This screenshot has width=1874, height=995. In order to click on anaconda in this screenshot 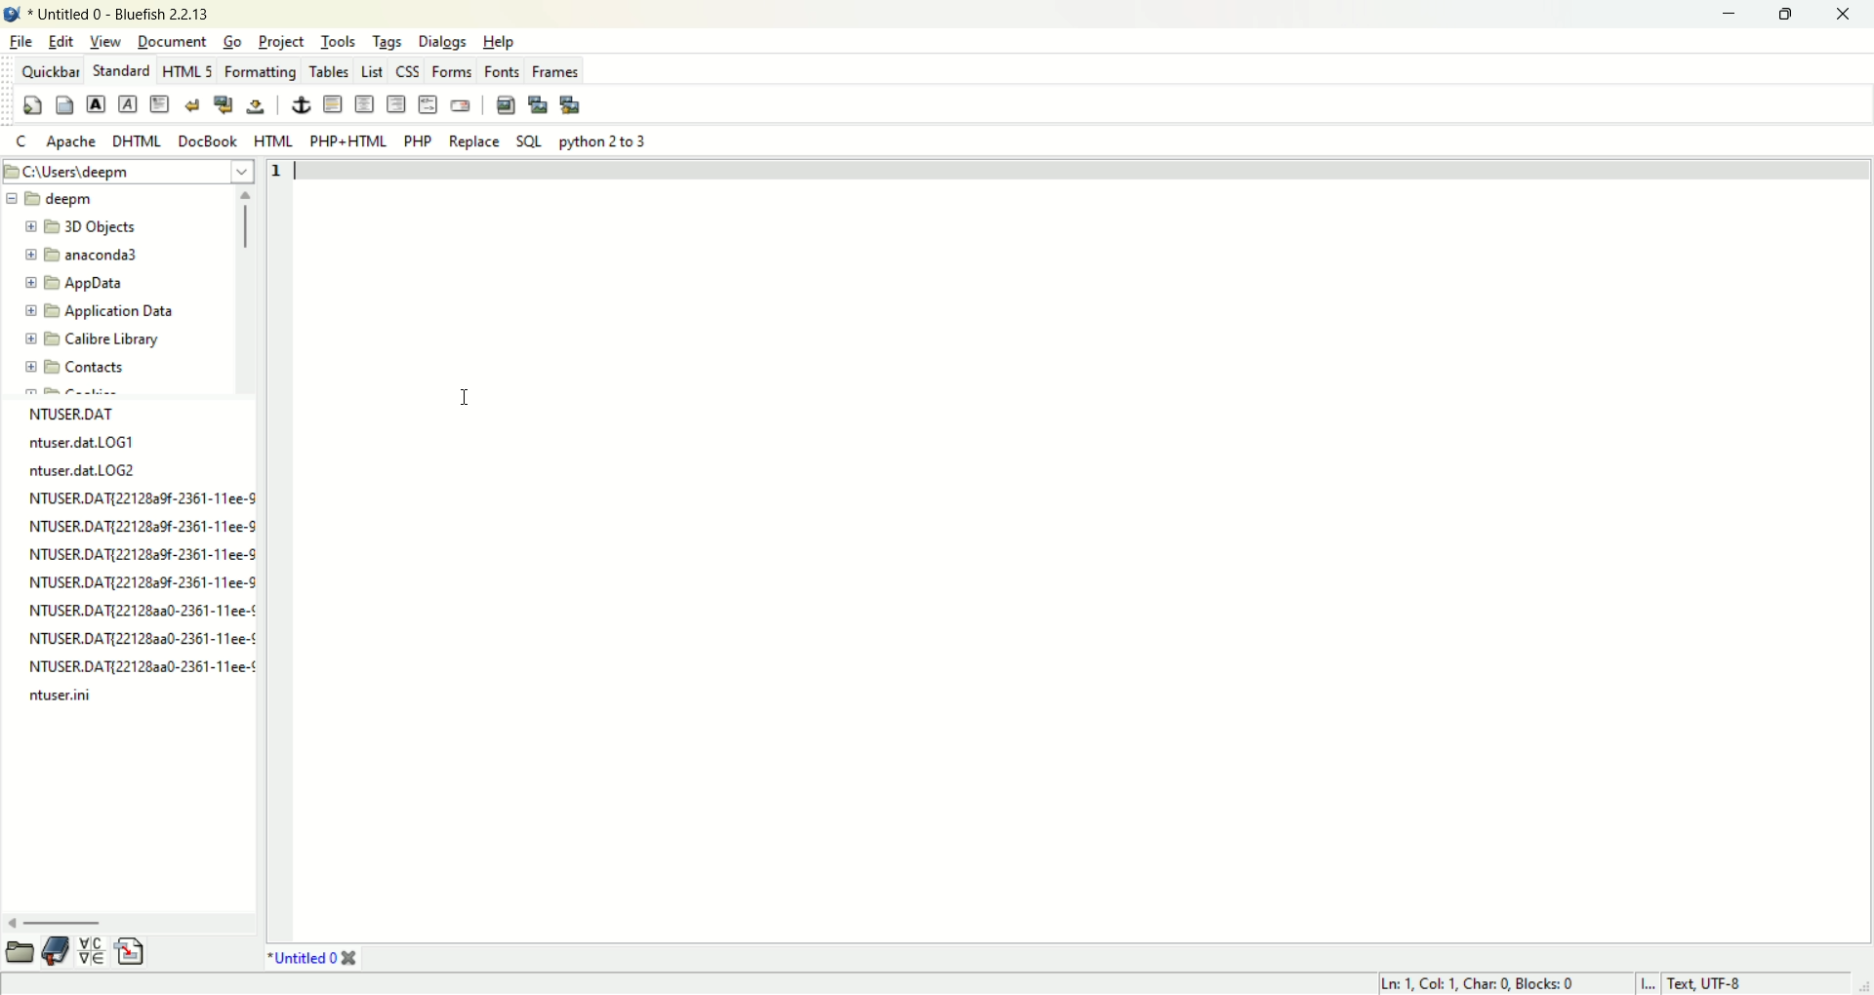, I will do `click(86, 256)`.